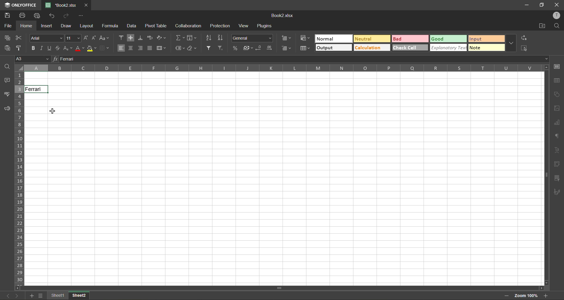  Describe the element at coordinates (41, 296) in the screenshot. I see `sheet list` at that location.